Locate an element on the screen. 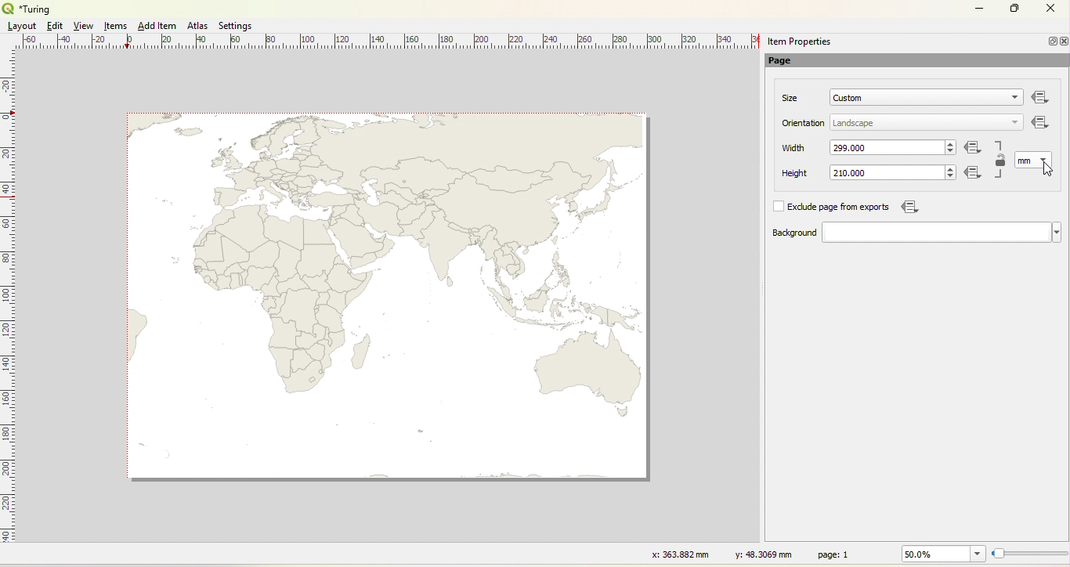 The height and width of the screenshot is (567, 1070). Map is located at coordinates (385, 295).